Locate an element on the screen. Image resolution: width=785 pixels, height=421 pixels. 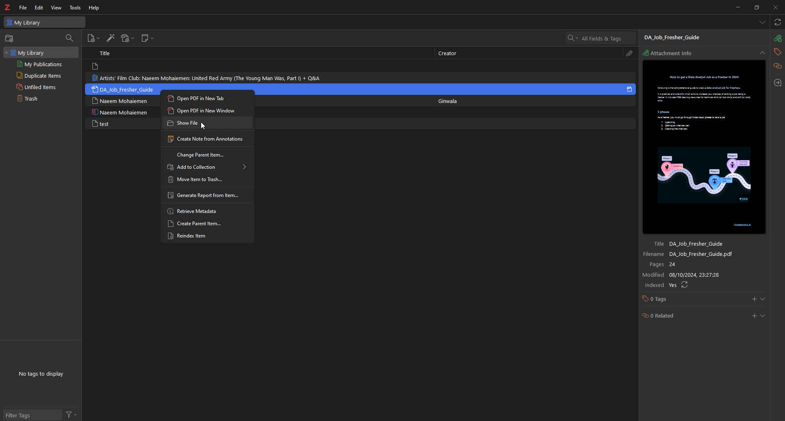
new collection is located at coordinates (9, 38).